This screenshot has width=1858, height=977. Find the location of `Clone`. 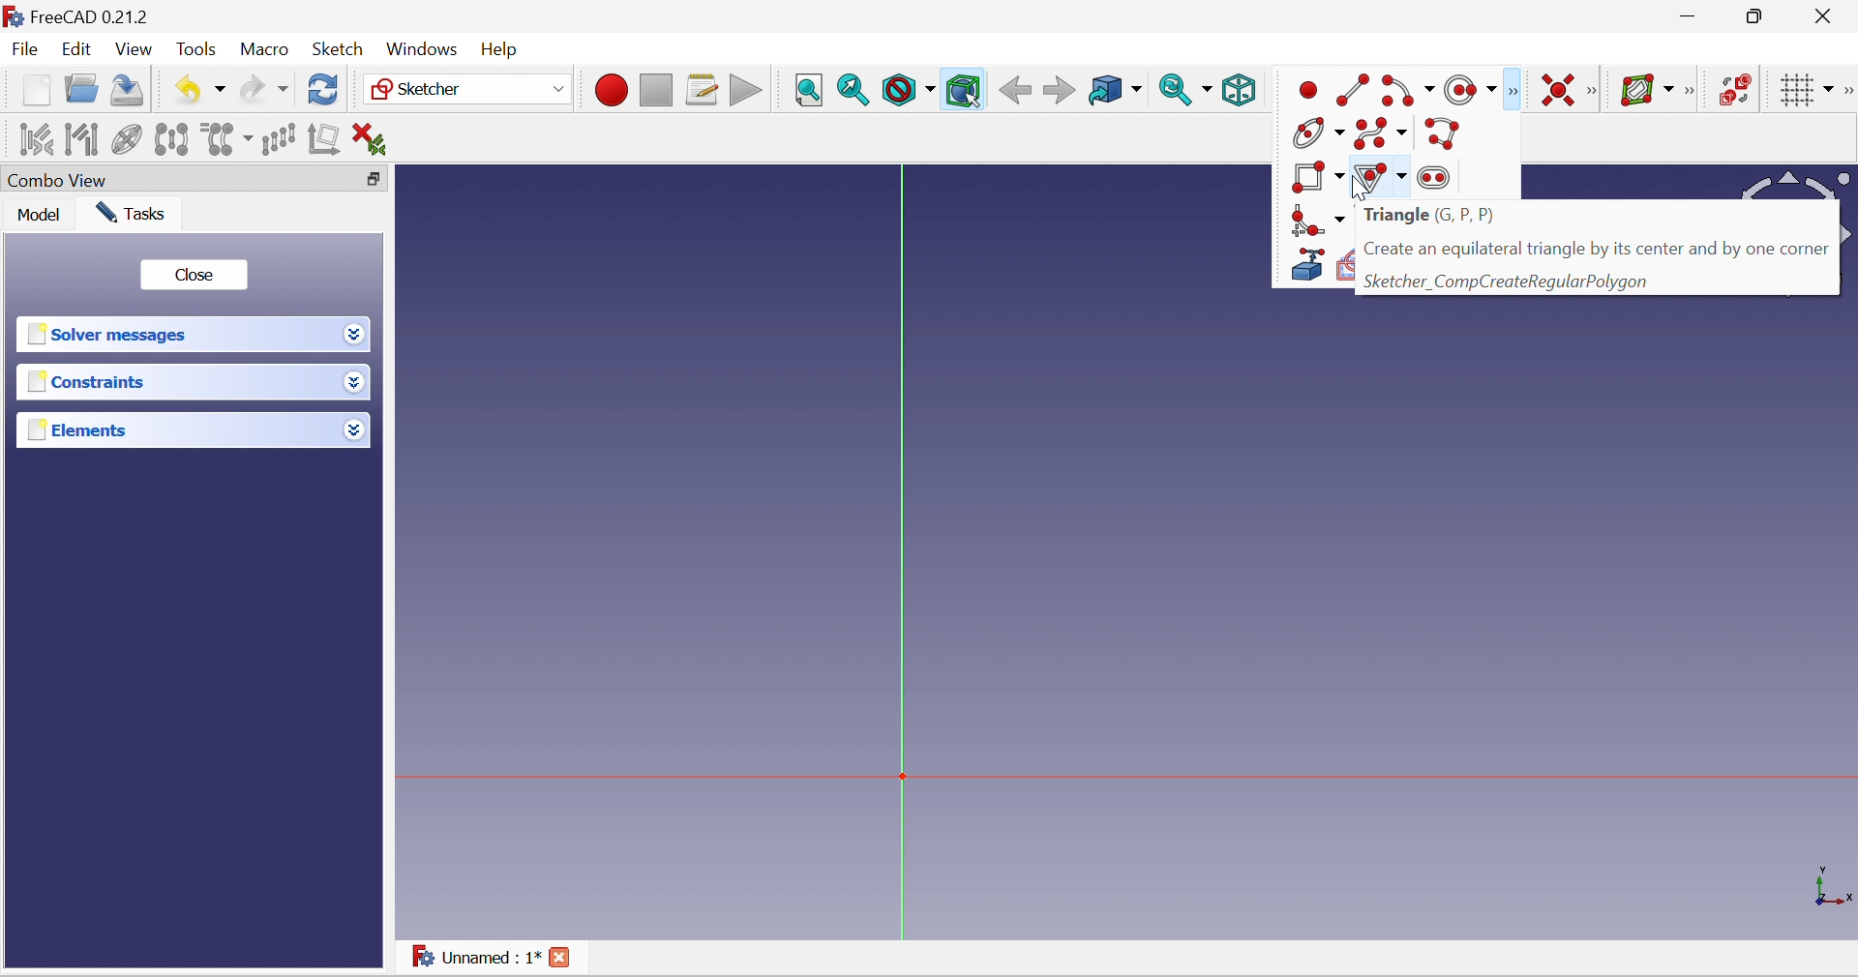

Clone is located at coordinates (226, 141).